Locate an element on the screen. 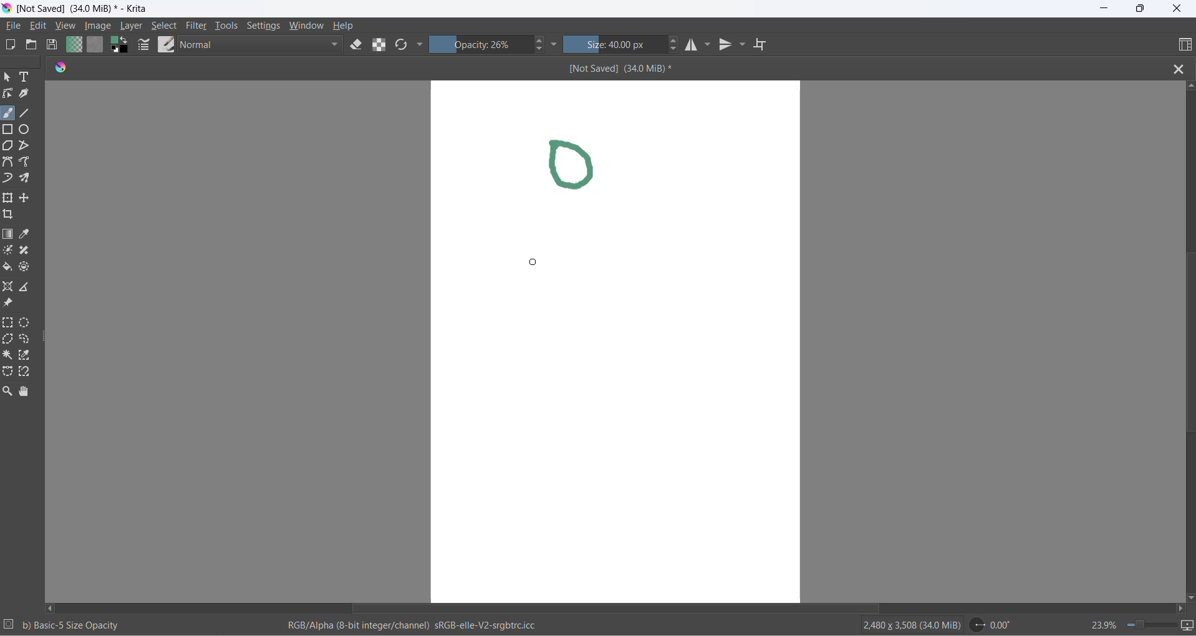  filters is located at coordinates (198, 27).